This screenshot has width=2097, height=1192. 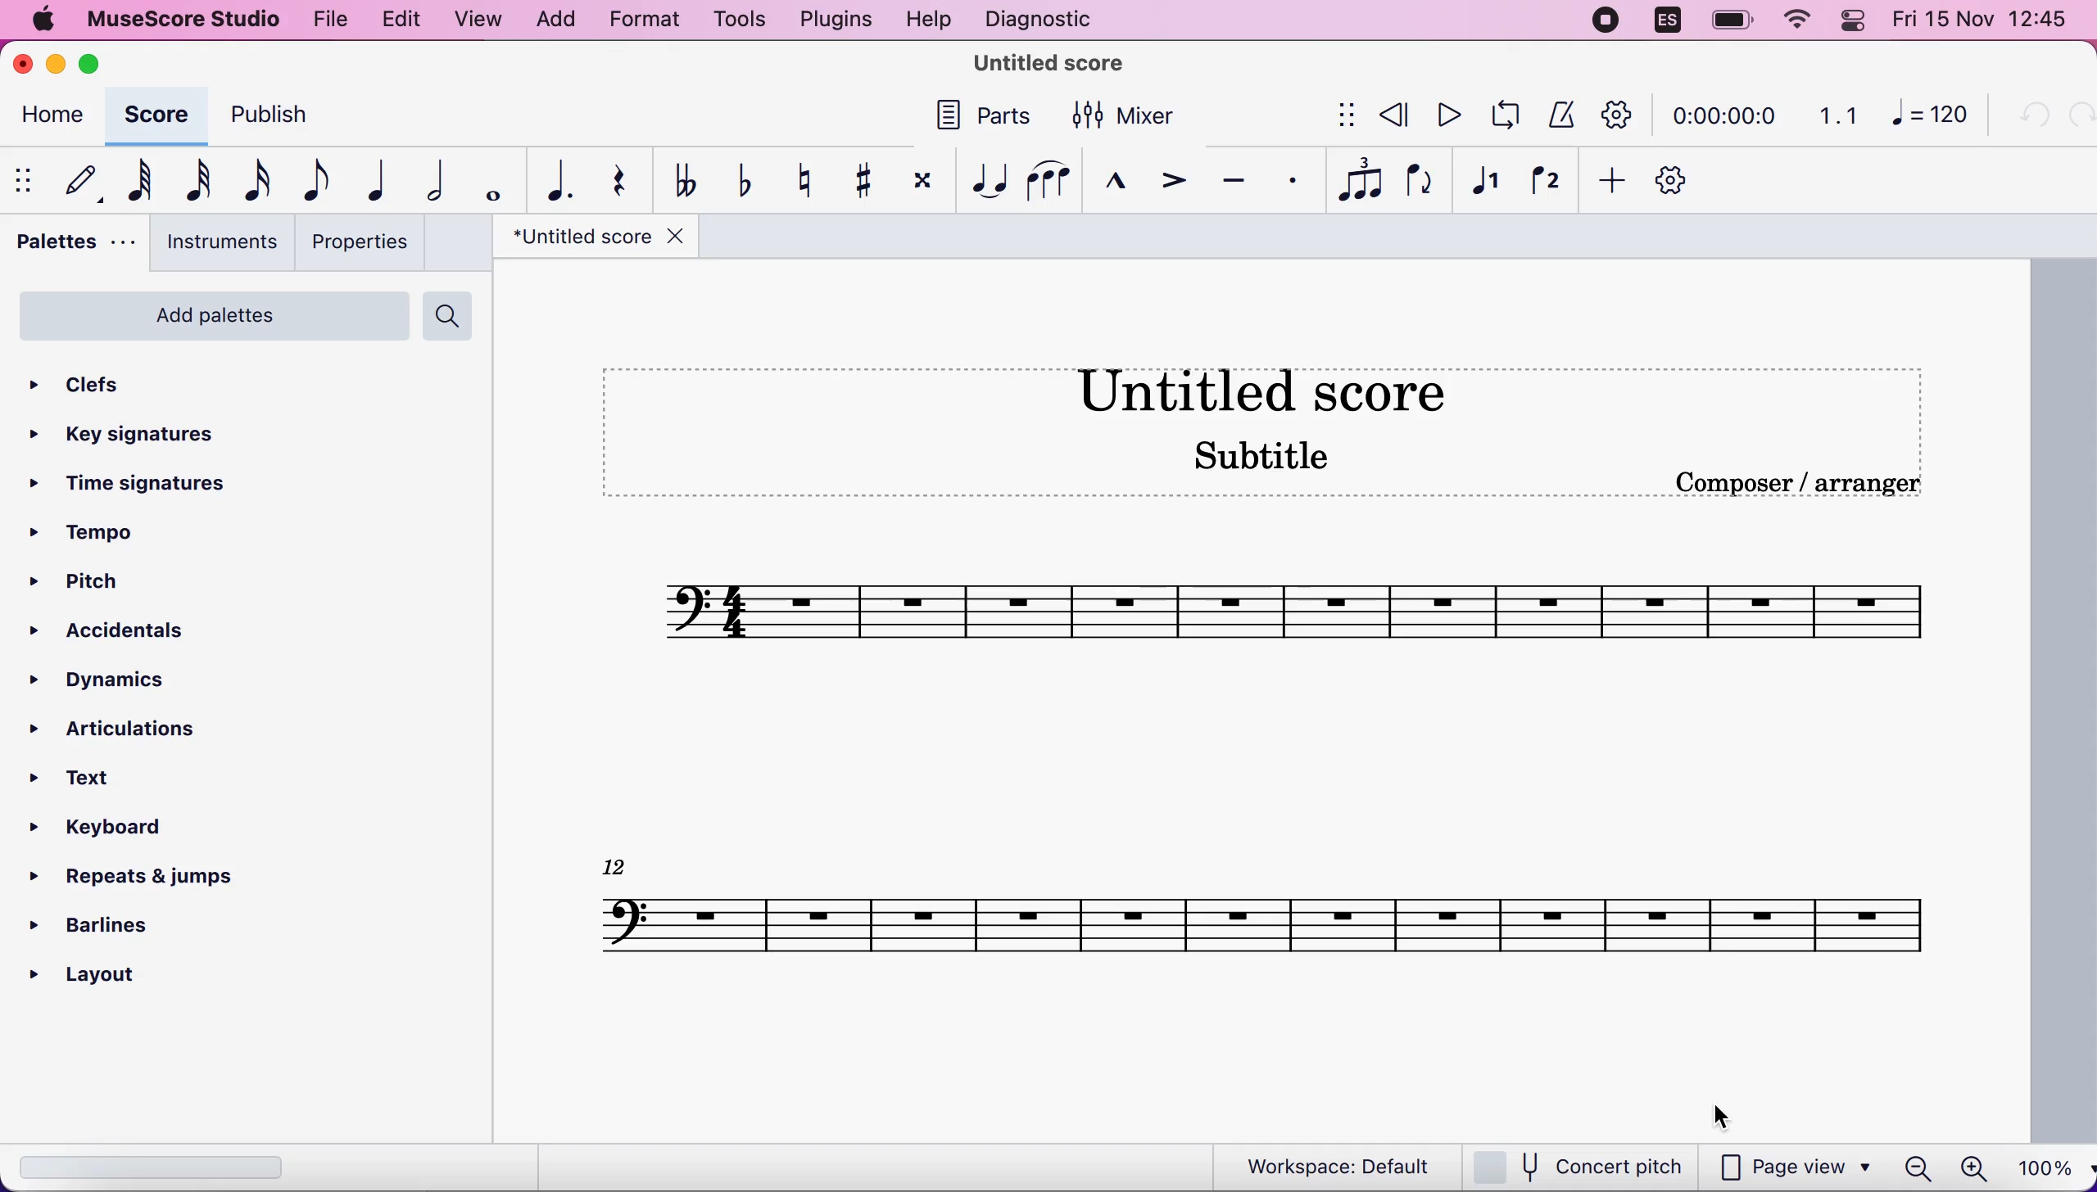 I want to click on untitled new score, so click(x=1266, y=705).